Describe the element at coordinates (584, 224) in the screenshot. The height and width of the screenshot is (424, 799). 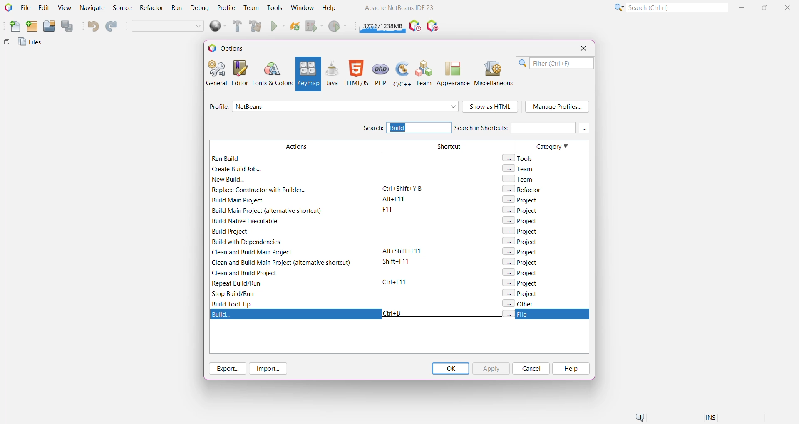
I see `Vertical Scroll Bar` at that location.